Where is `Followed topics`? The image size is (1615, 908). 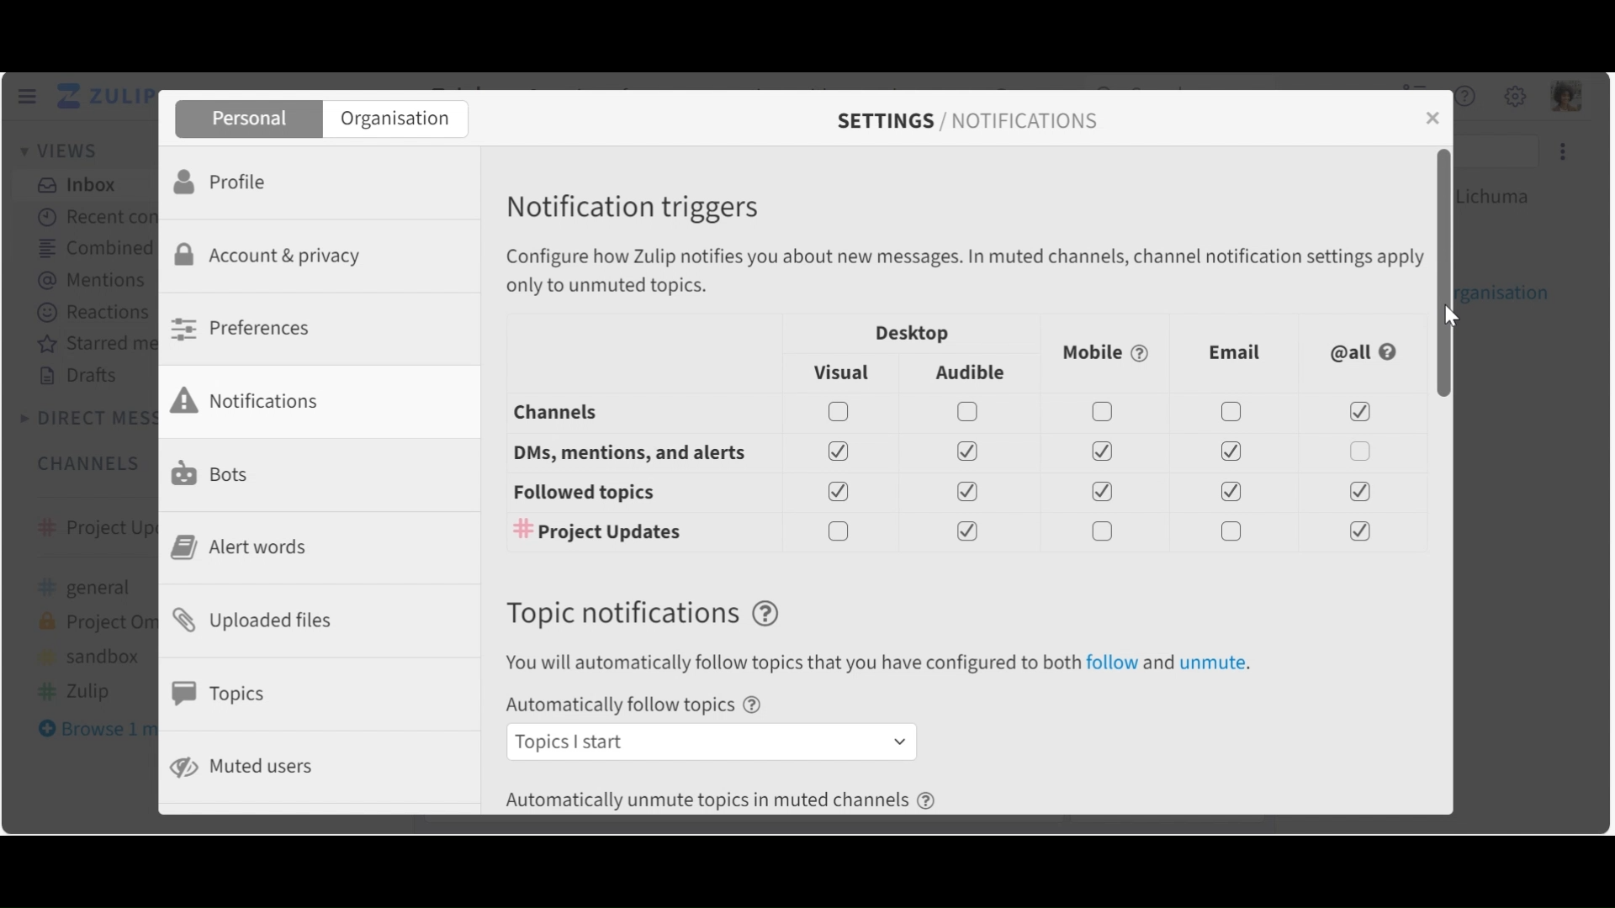 Followed topics is located at coordinates (950, 494).